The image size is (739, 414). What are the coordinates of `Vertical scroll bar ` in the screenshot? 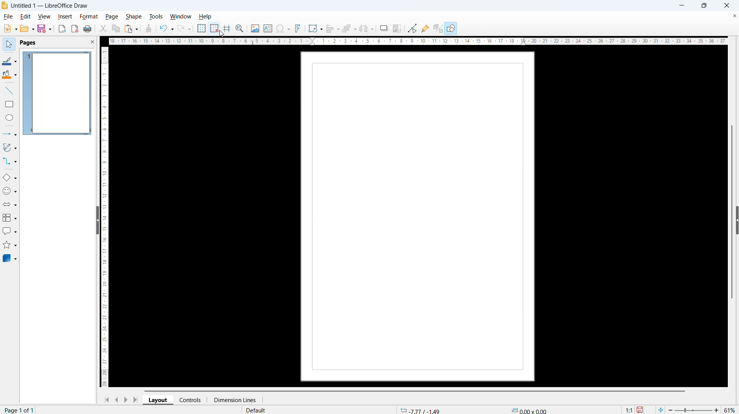 It's located at (732, 212).